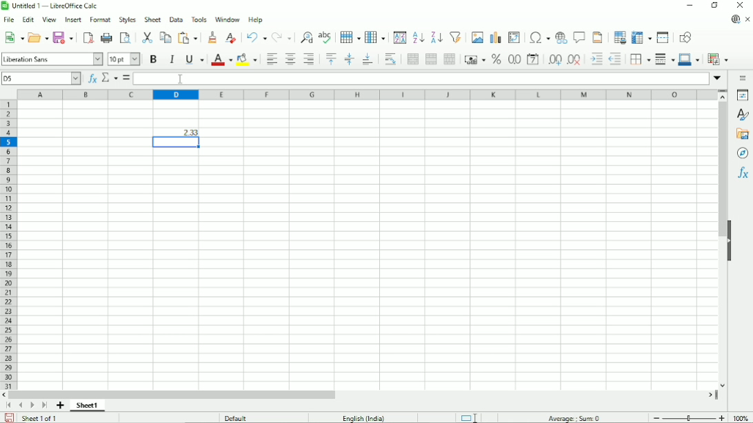 This screenshot has height=423, width=753. What do you see at coordinates (391, 59) in the screenshot?
I see `Wrap text` at bounding box center [391, 59].